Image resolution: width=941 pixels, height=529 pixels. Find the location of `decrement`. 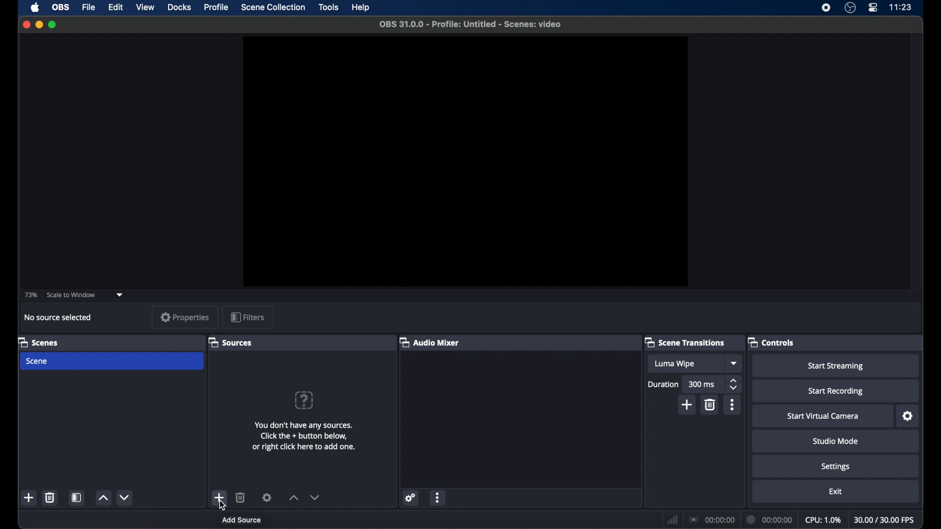

decrement is located at coordinates (124, 497).